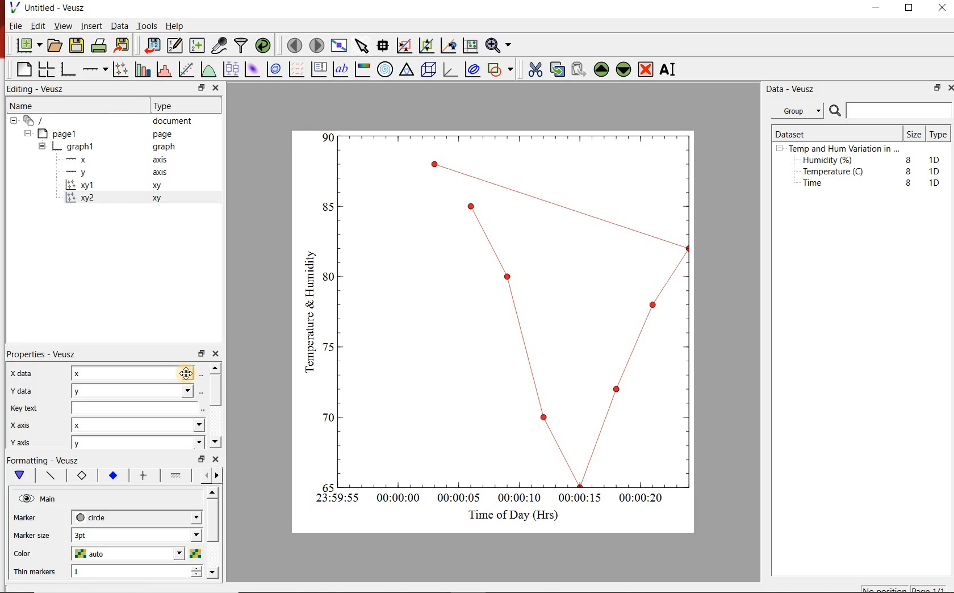 Image resolution: width=954 pixels, height=593 pixels. I want to click on Color dropdown, so click(162, 554).